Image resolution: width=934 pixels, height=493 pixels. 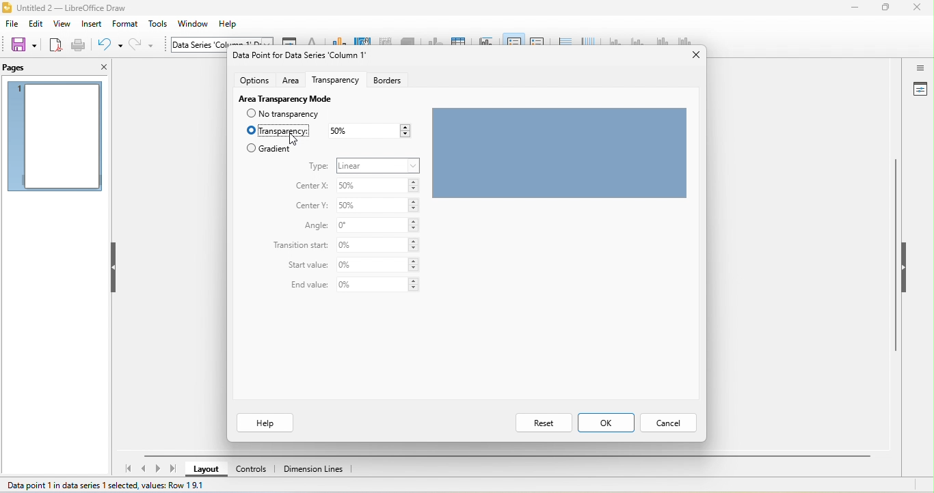 What do you see at coordinates (369, 130) in the screenshot?
I see `transparency-50%` at bounding box center [369, 130].